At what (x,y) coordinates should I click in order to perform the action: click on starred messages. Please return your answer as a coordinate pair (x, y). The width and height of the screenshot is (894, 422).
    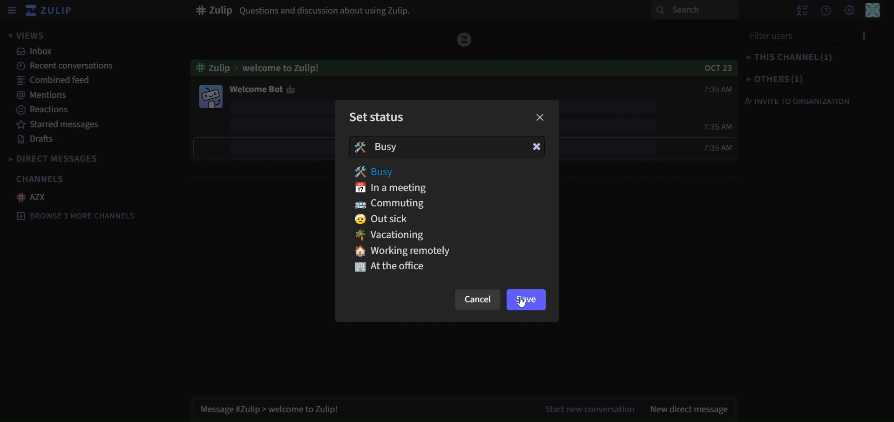
    Looking at the image, I should click on (81, 126).